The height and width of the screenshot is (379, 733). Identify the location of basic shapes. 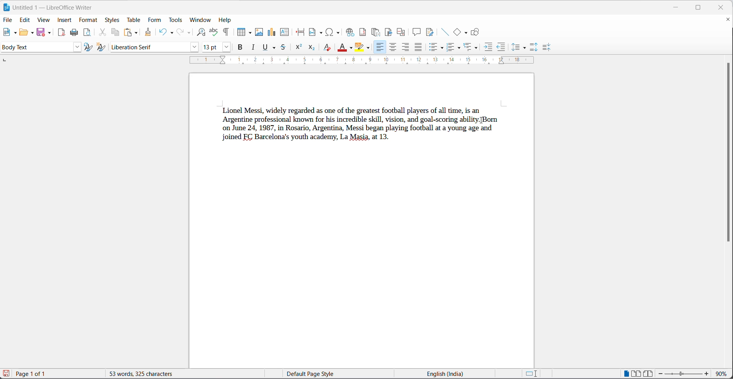
(467, 33).